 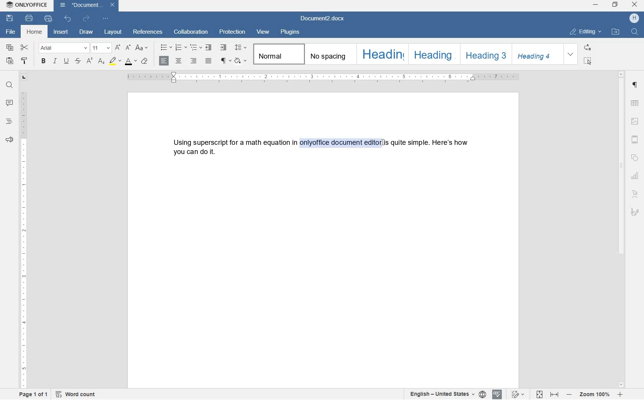 What do you see at coordinates (191, 33) in the screenshot?
I see `collaboration` at bounding box center [191, 33].